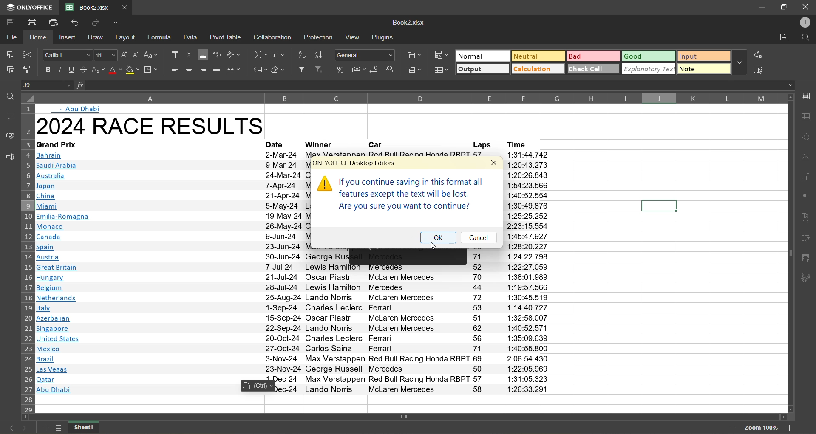  Describe the element at coordinates (780, 37) in the screenshot. I see `open location` at that location.